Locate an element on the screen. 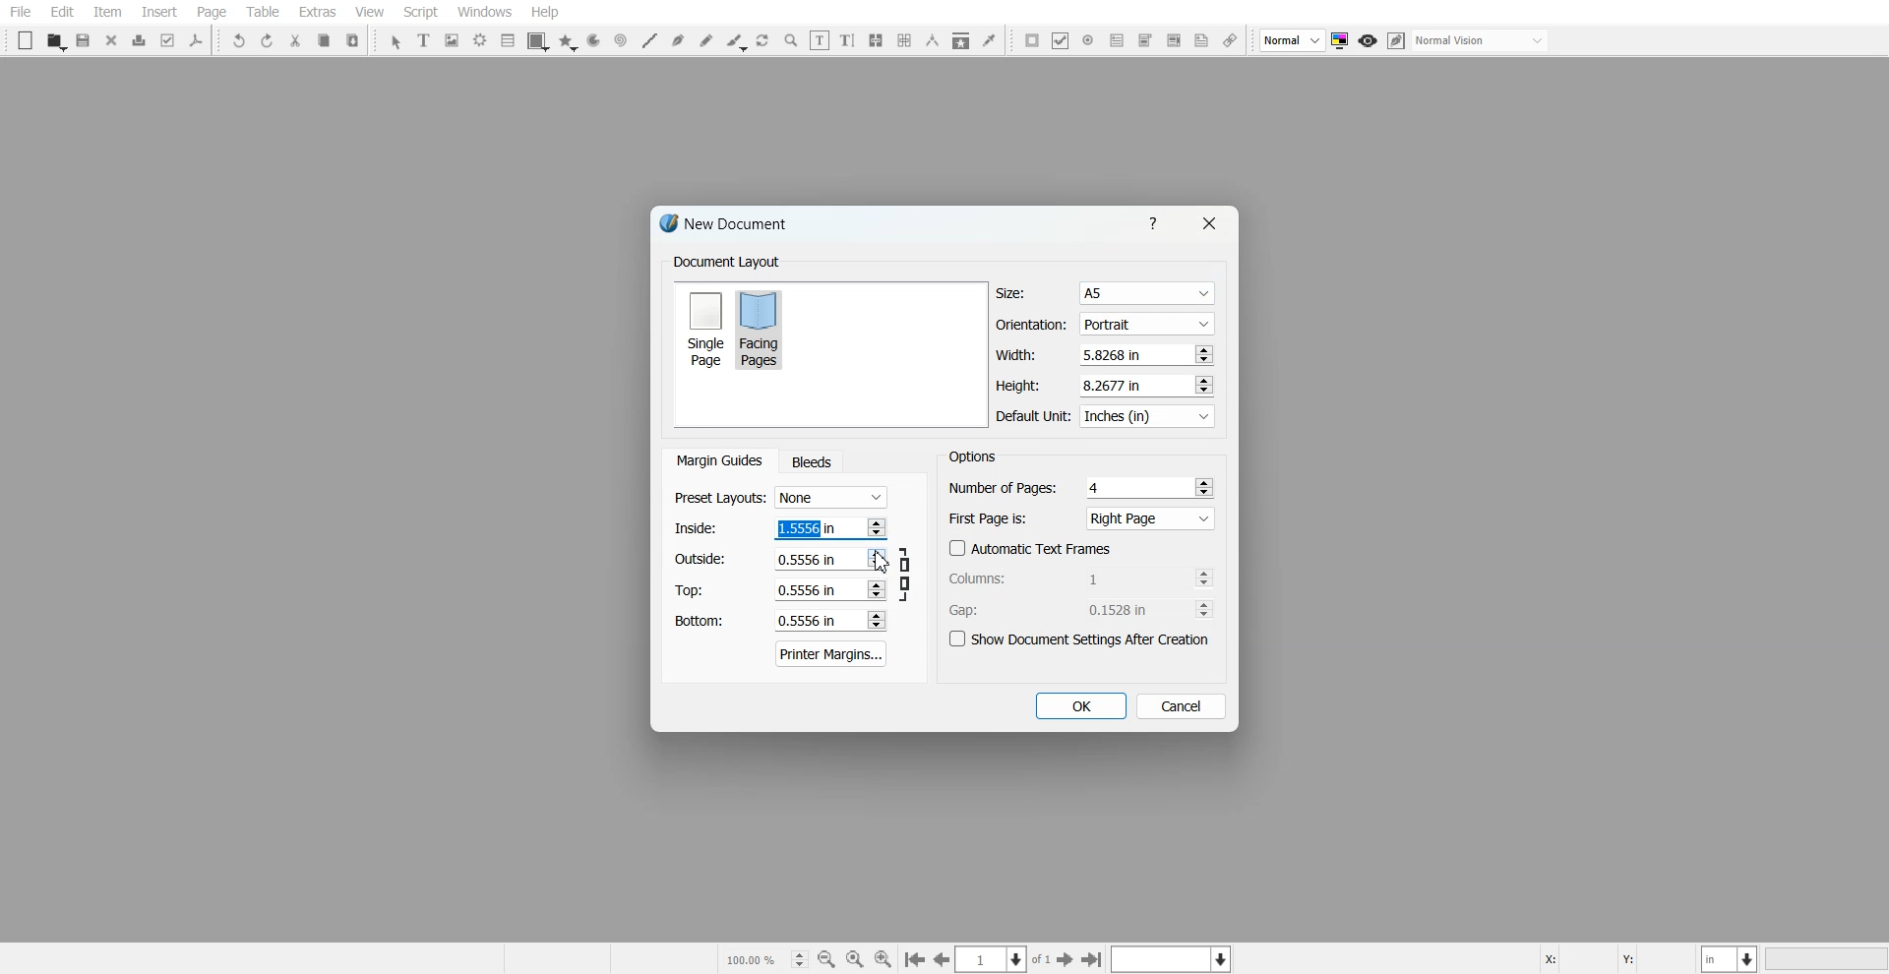  Rotate Item is located at coordinates (764, 41).